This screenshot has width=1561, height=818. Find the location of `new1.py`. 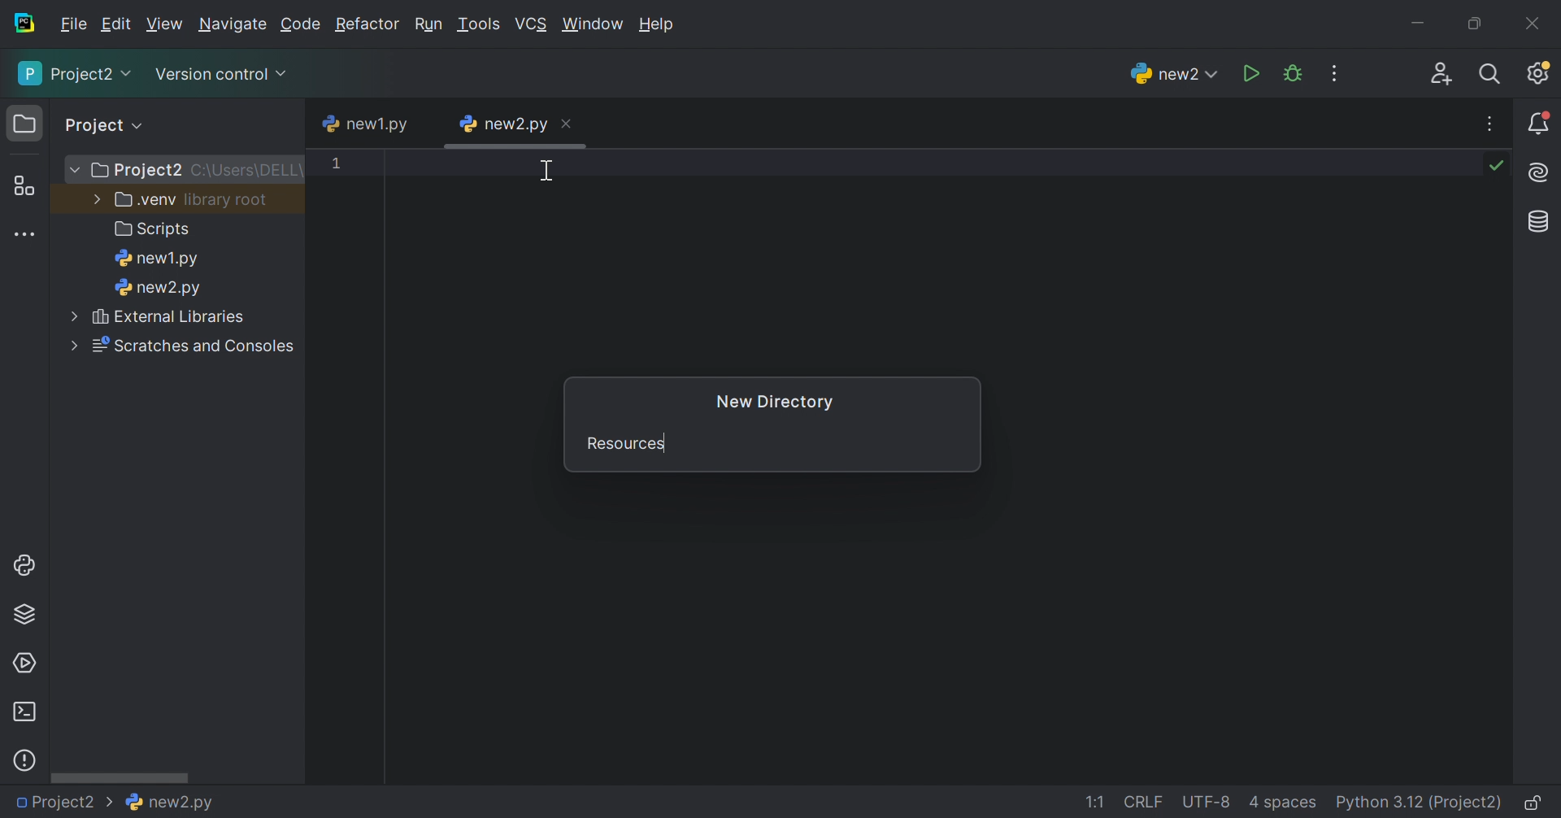

new1.py is located at coordinates (159, 258).